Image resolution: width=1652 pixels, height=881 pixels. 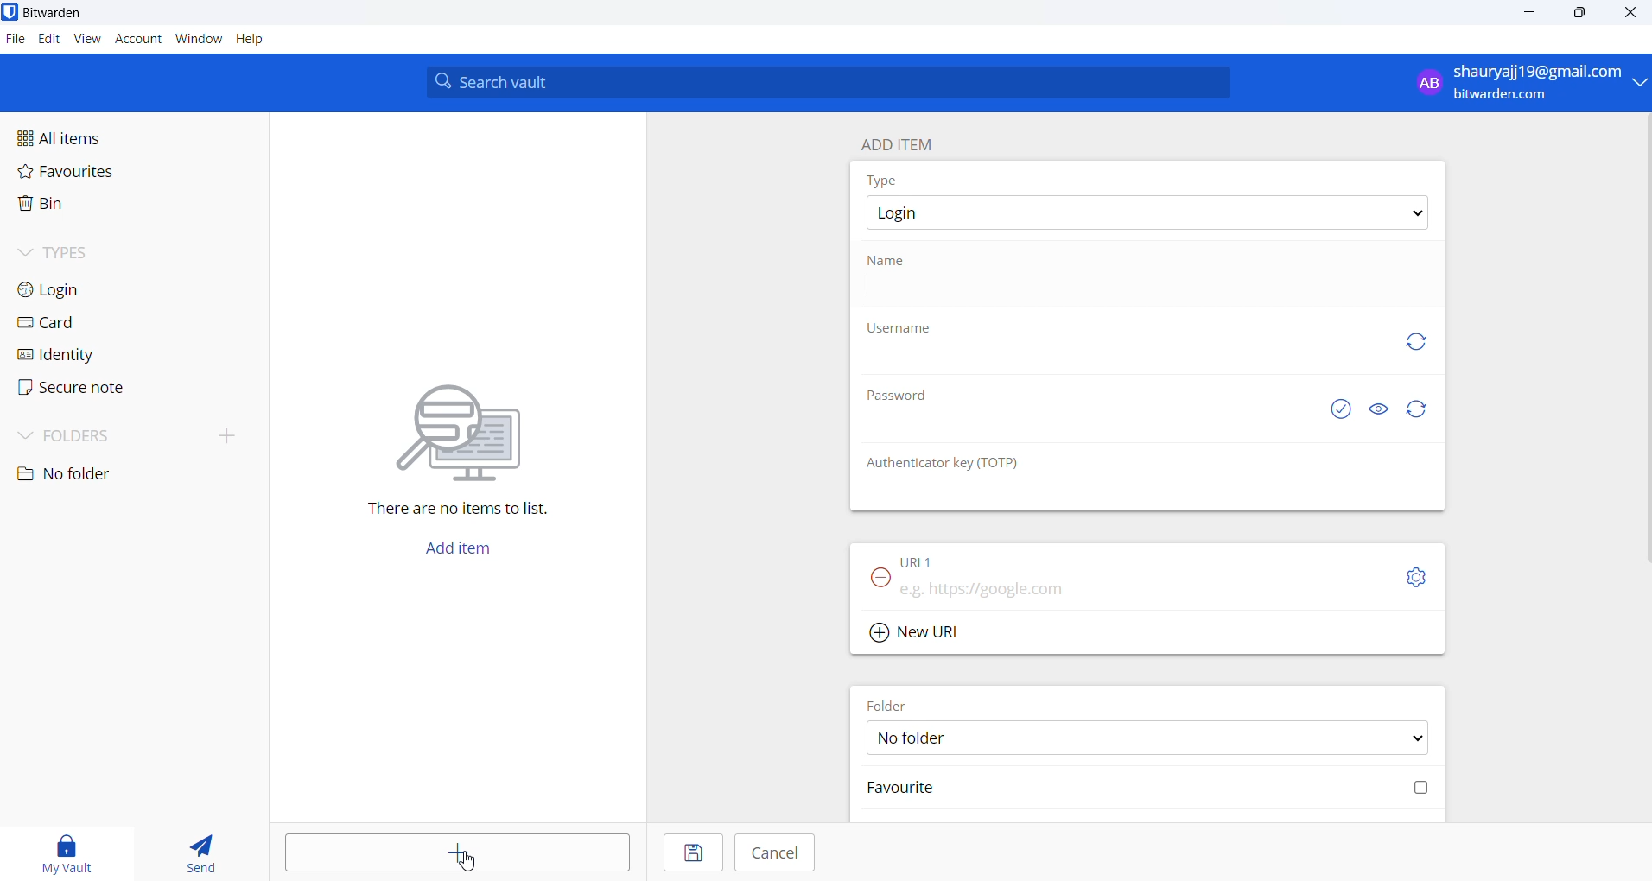 I want to click on URL input box, so click(x=1142, y=584).